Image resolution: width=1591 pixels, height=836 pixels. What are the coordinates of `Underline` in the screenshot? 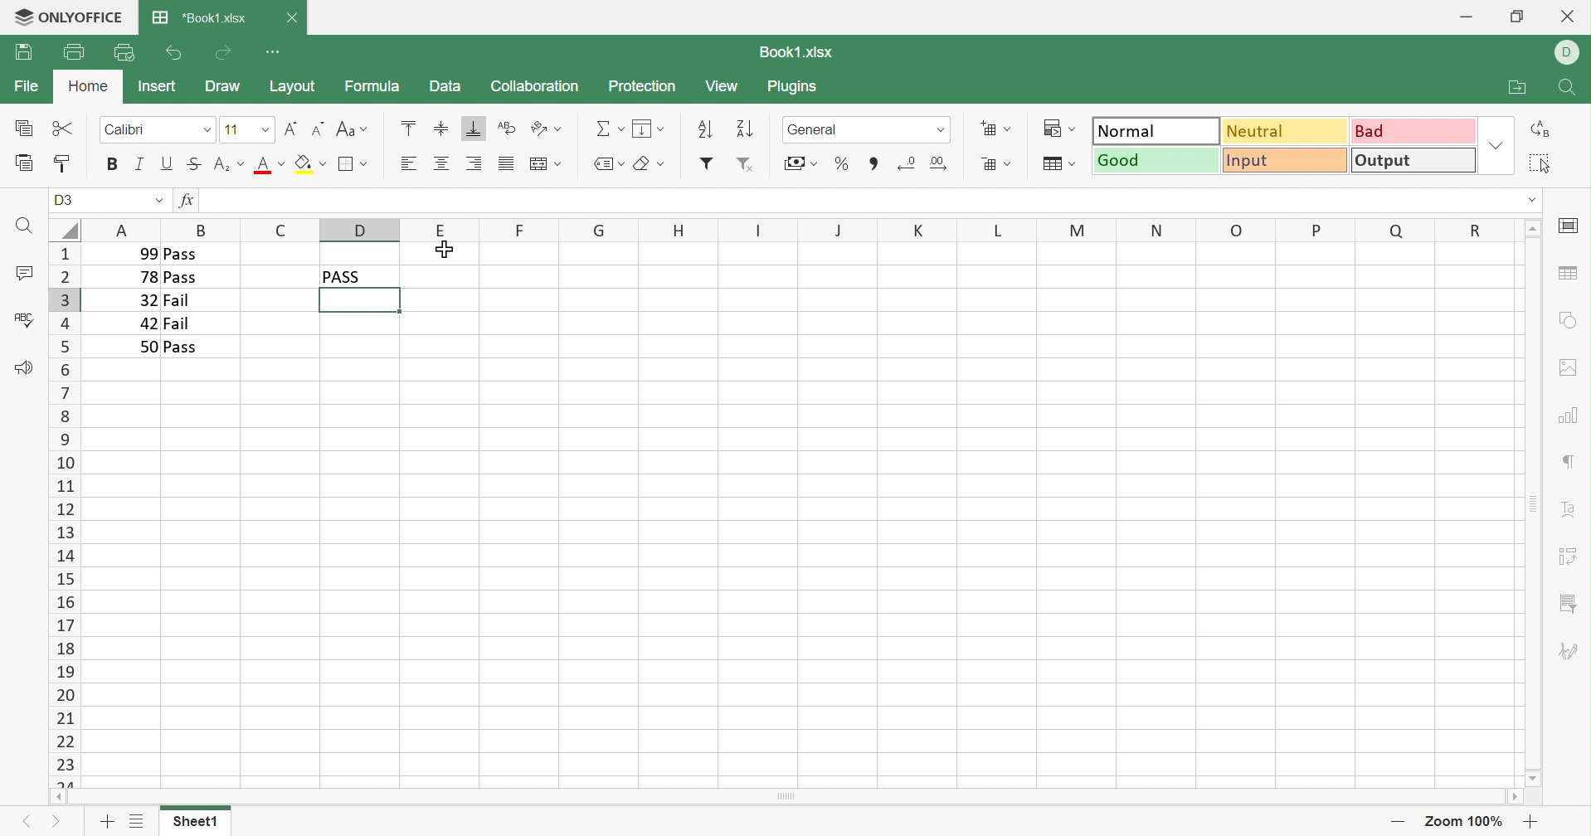 It's located at (168, 163).